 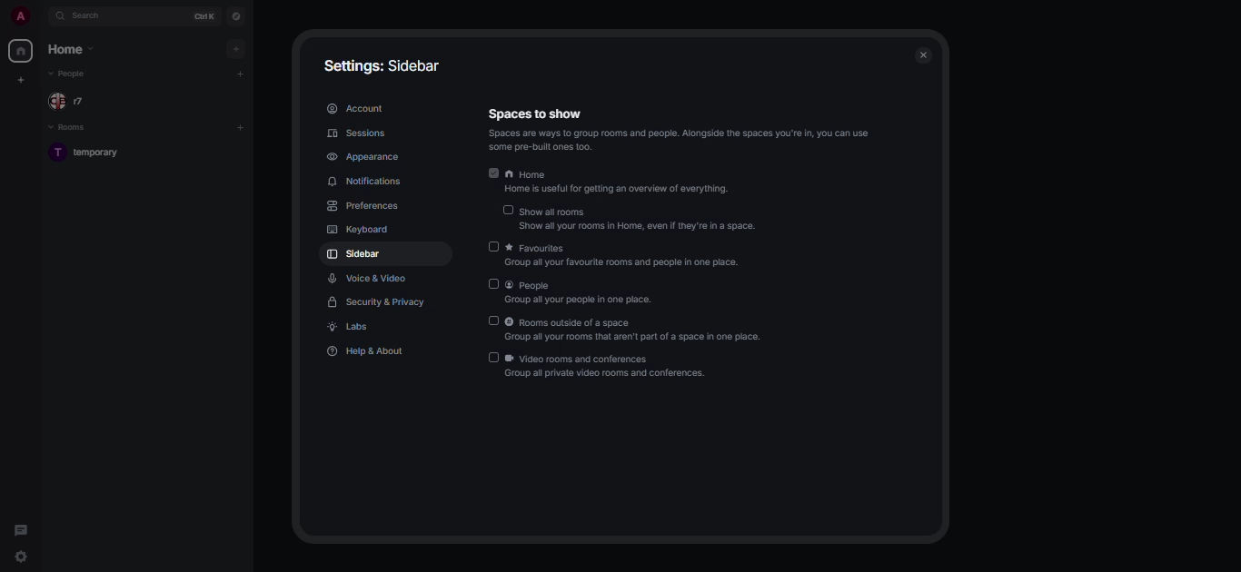 What do you see at coordinates (361, 159) in the screenshot?
I see `appearance` at bounding box center [361, 159].